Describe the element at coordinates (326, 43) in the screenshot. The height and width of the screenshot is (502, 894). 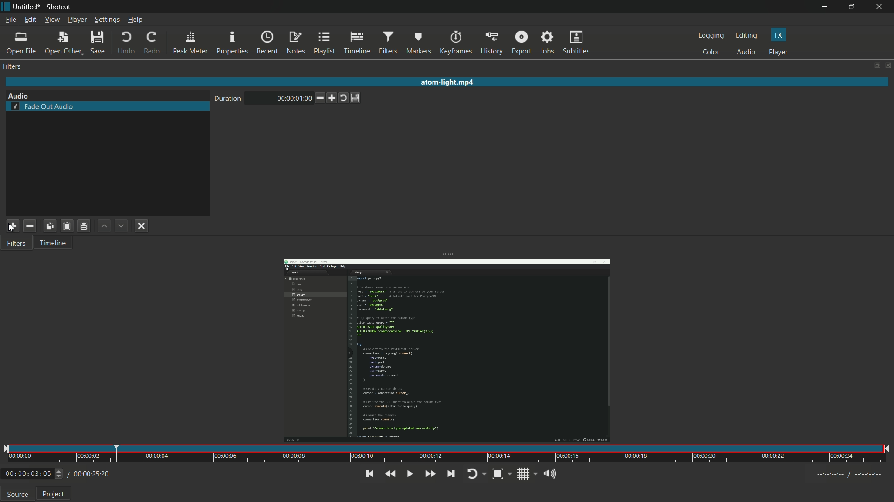
I see `playlist` at that location.